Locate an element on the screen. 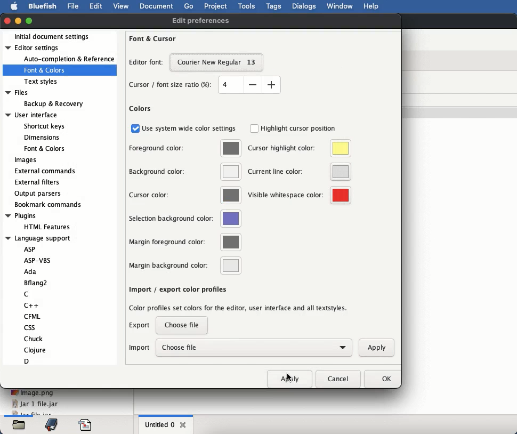 The width and height of the screenshot is (517, 434). files is located at coordinates (45, 99).